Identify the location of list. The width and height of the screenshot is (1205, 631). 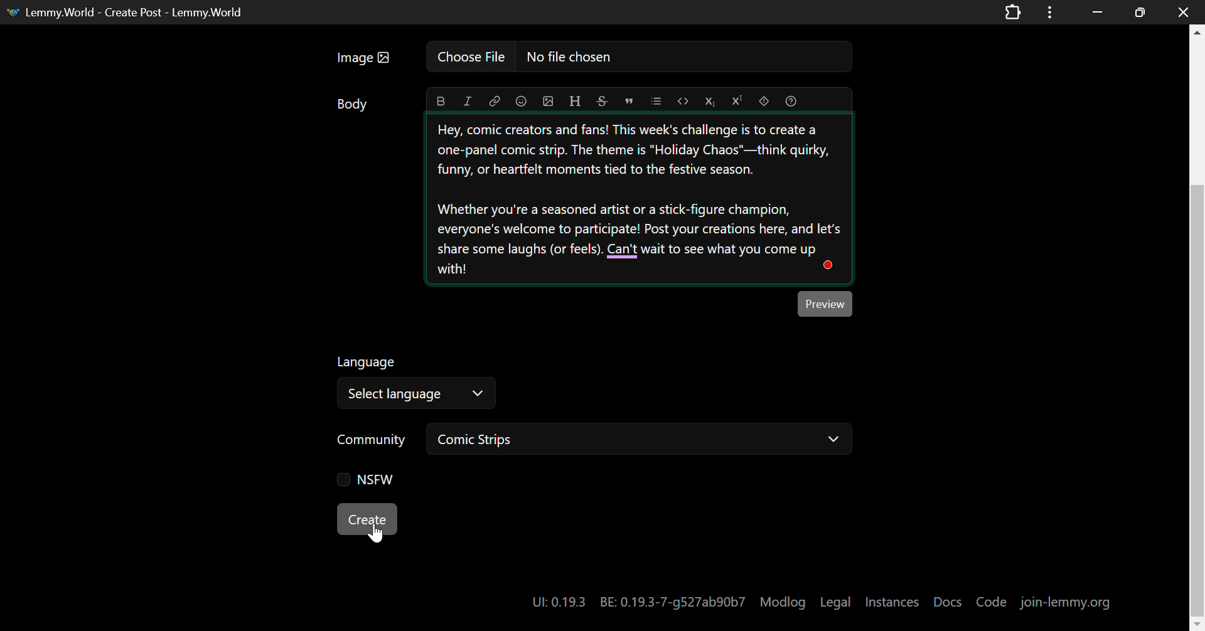
(655, 100).